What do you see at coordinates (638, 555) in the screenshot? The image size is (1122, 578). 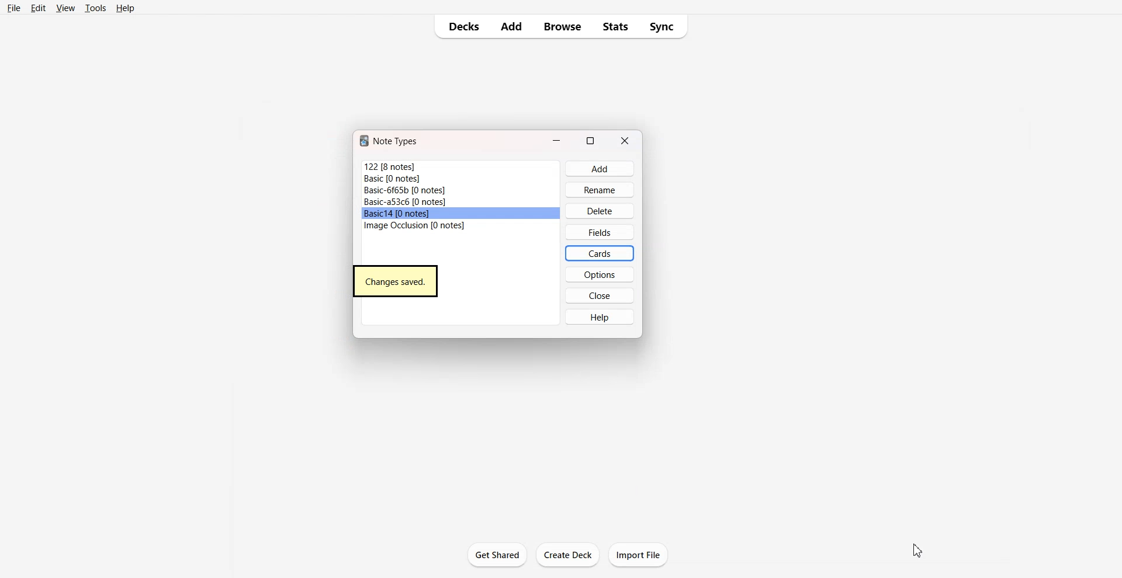 I see `Import File` at bounding box center [638, 555].